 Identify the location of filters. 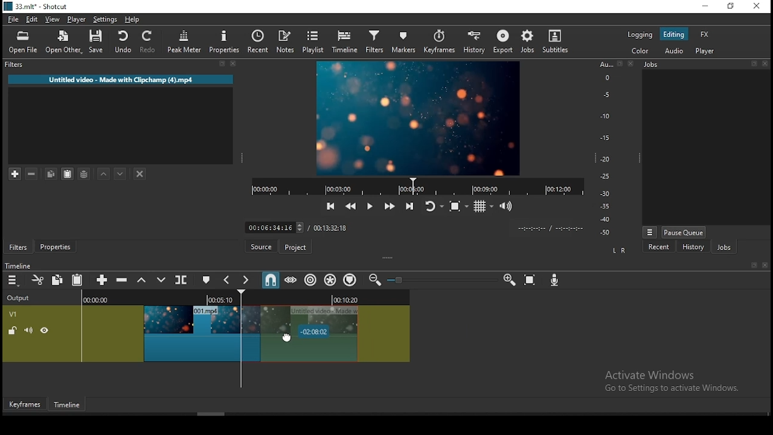
(19, 248).